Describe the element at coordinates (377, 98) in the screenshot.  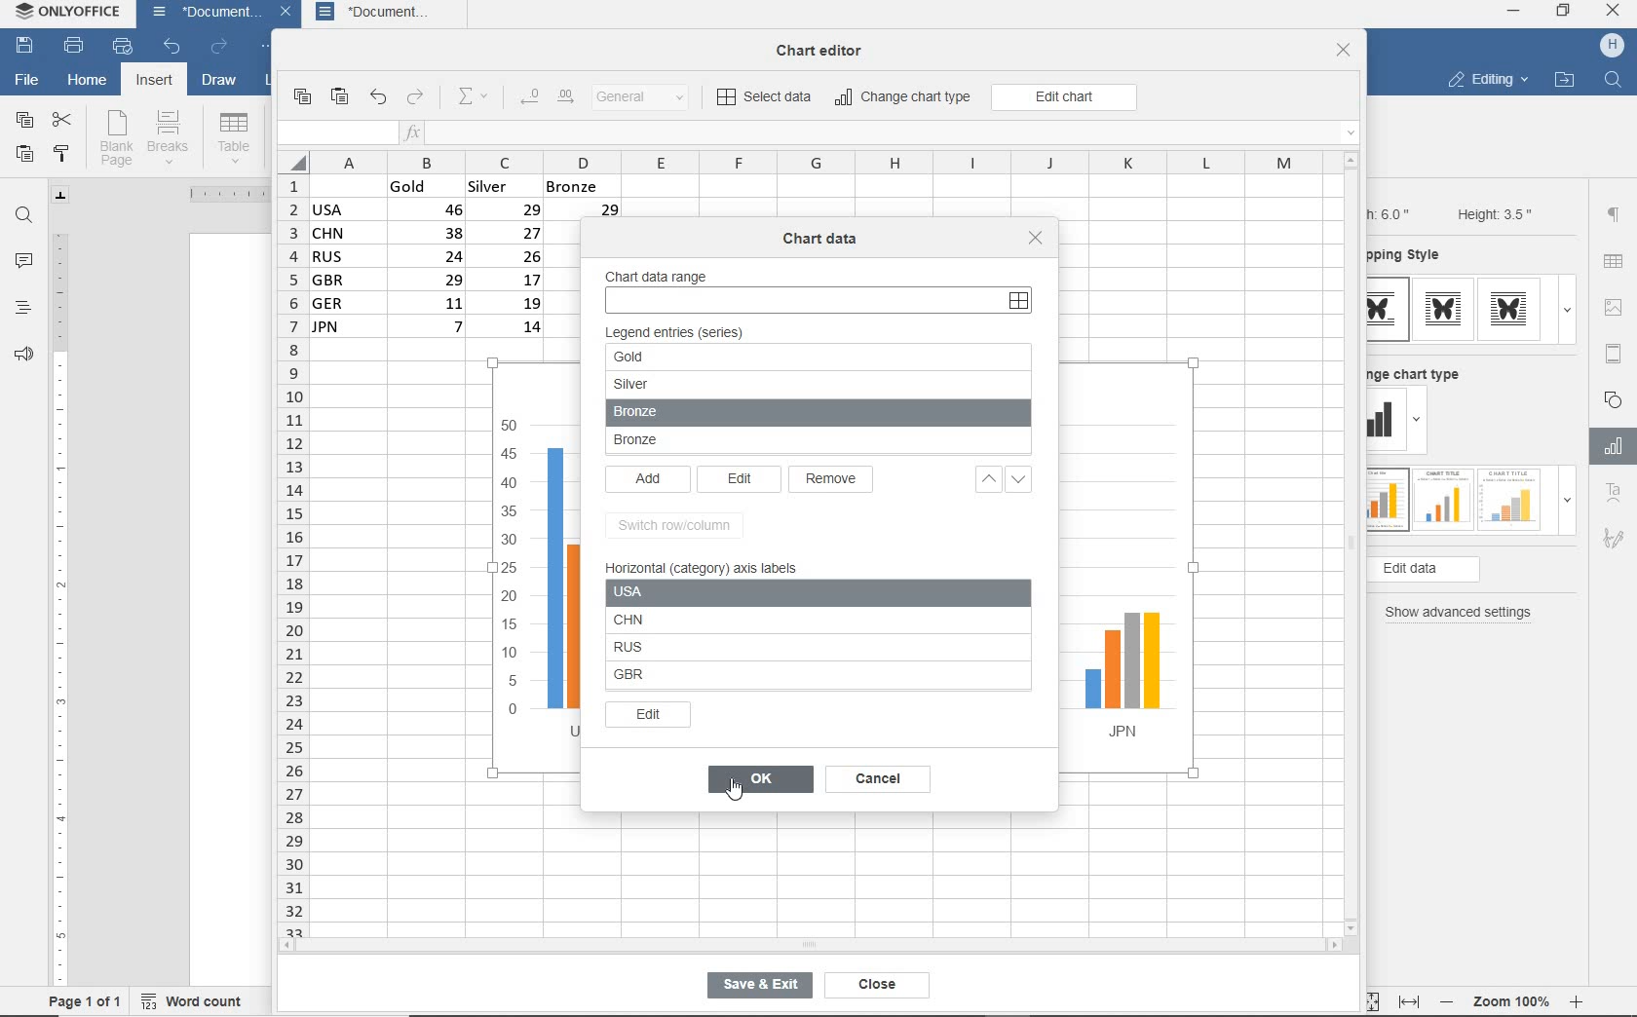
I see `undo` at that location.